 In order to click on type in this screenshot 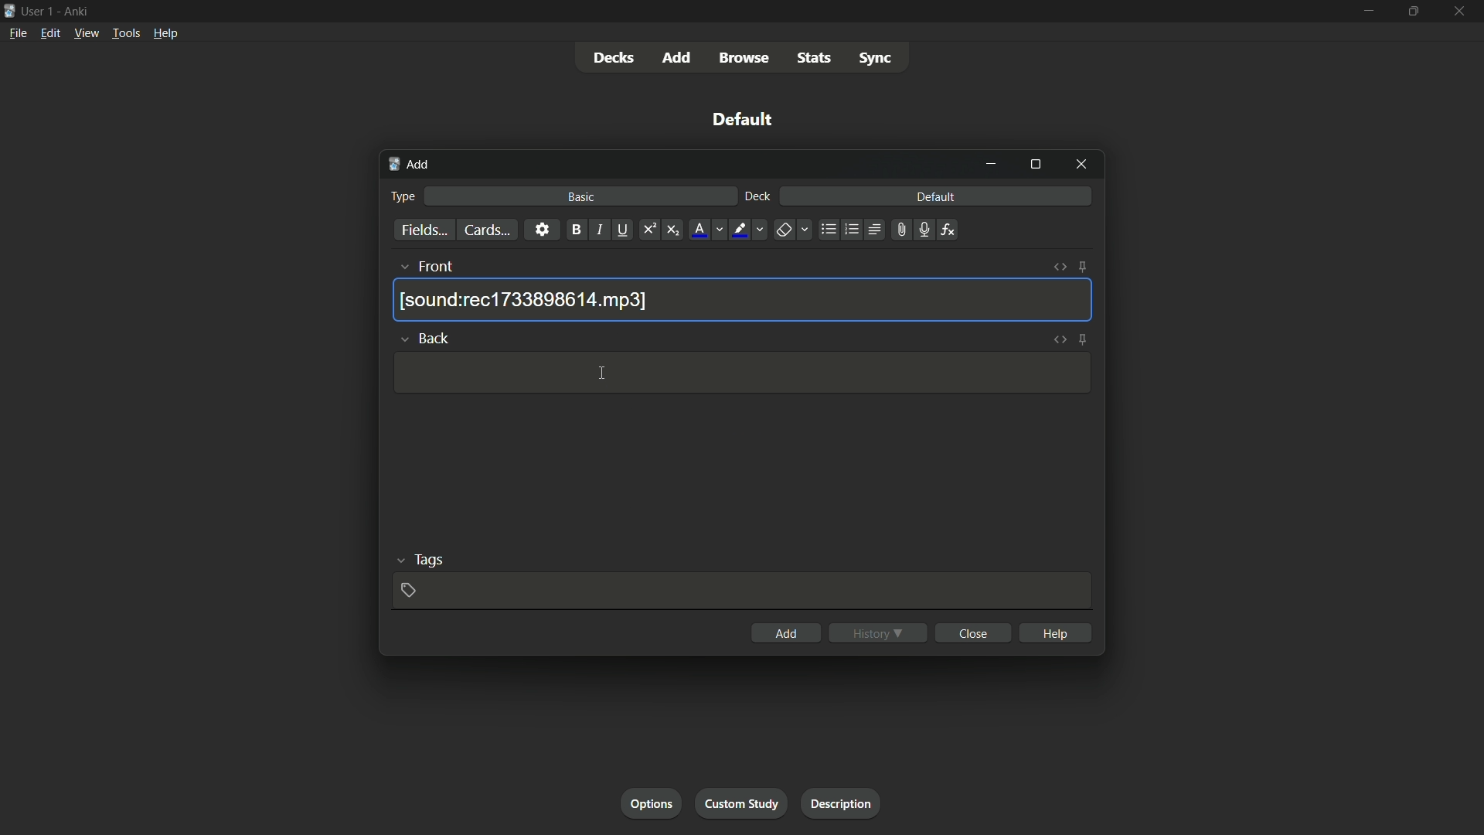, I will do `click(405, 196)`.